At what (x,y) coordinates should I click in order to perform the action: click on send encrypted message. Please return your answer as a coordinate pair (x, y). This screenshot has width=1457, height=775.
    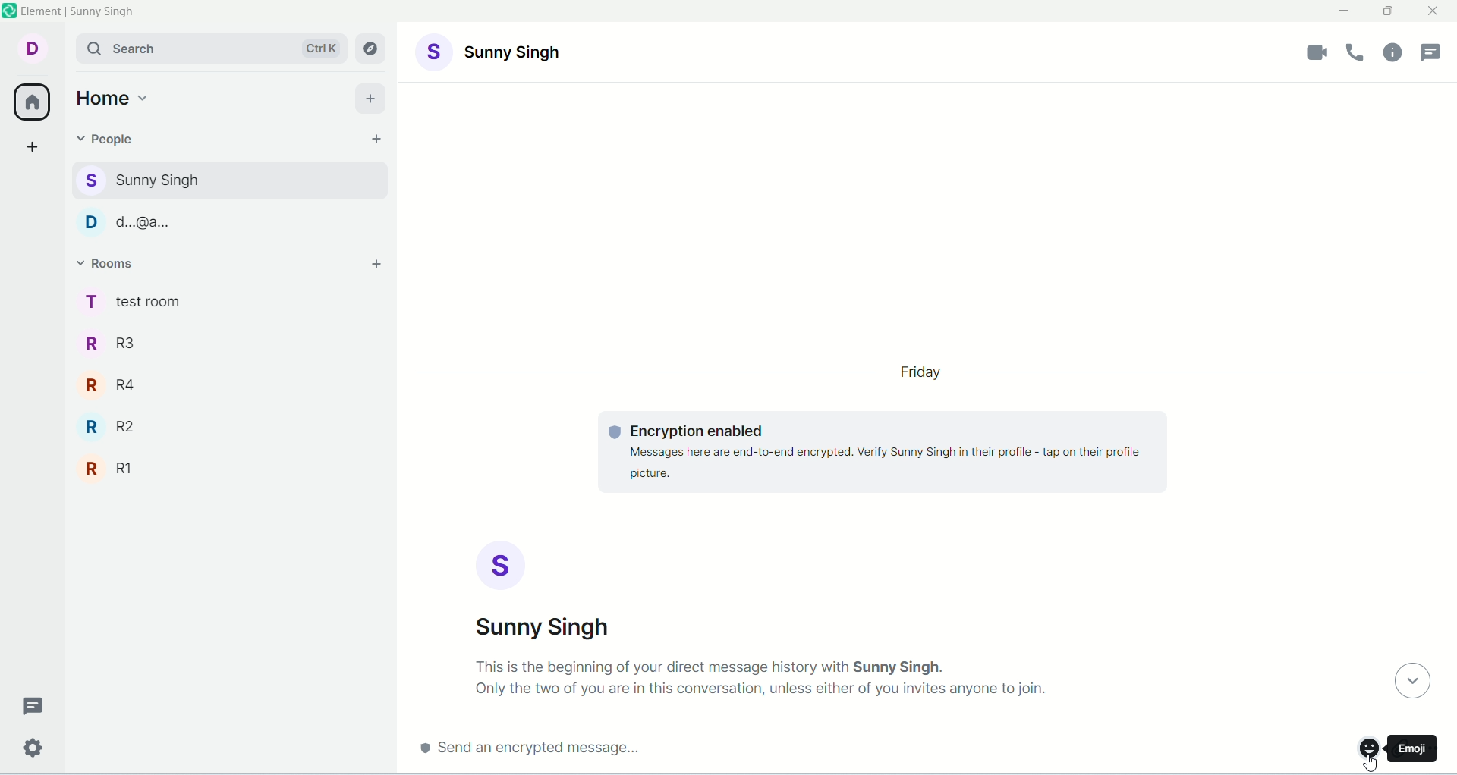
    Looking at the image, I should click on (527, 751).